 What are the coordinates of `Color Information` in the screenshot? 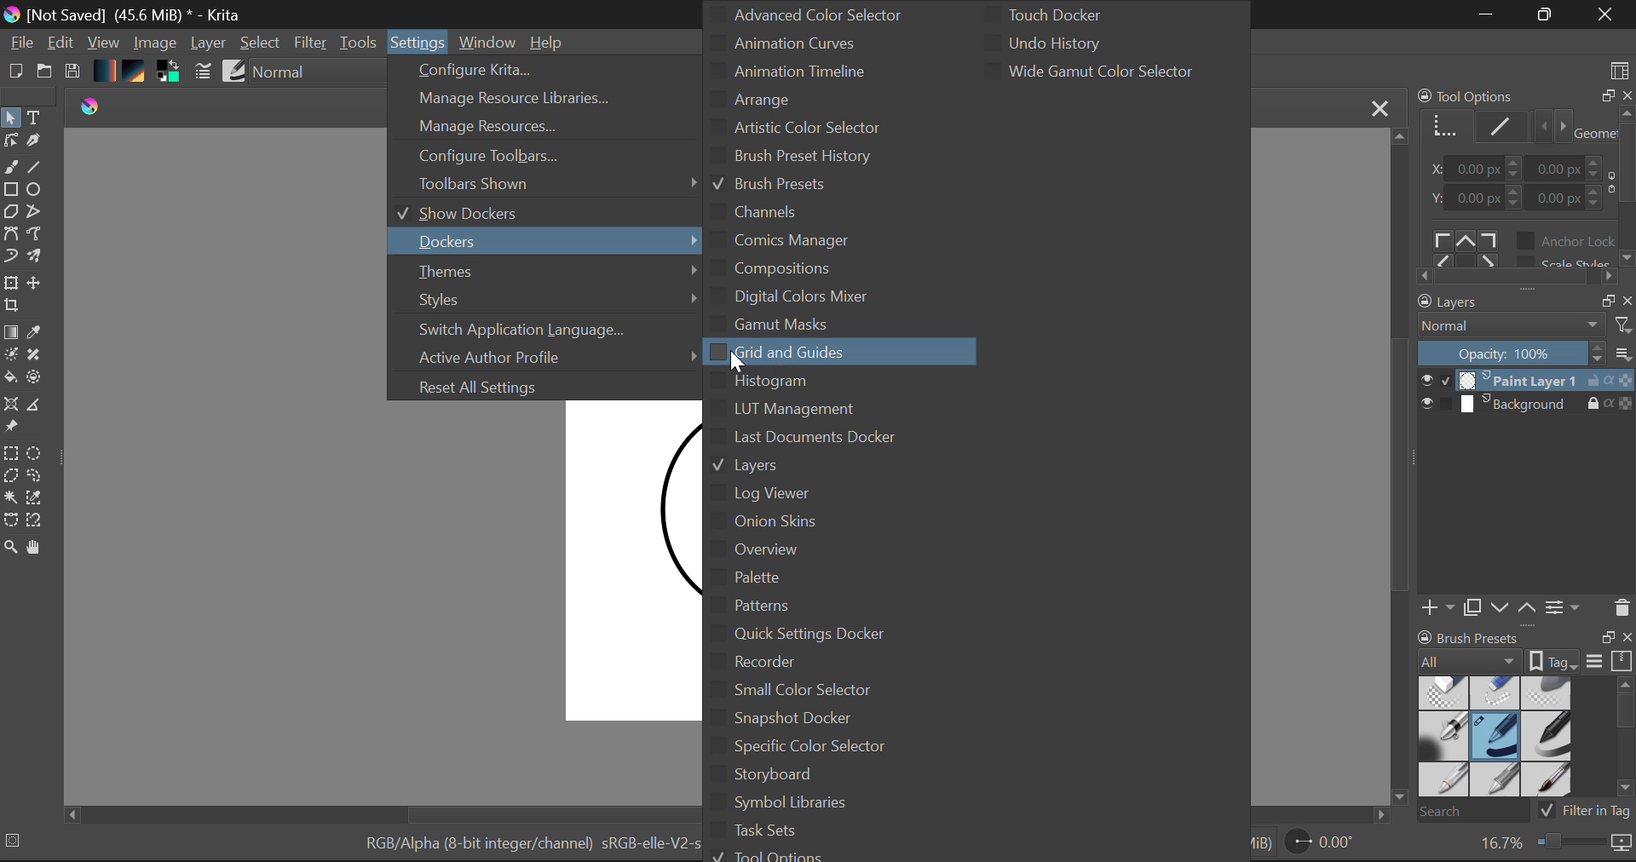 It's located at (527, 847).